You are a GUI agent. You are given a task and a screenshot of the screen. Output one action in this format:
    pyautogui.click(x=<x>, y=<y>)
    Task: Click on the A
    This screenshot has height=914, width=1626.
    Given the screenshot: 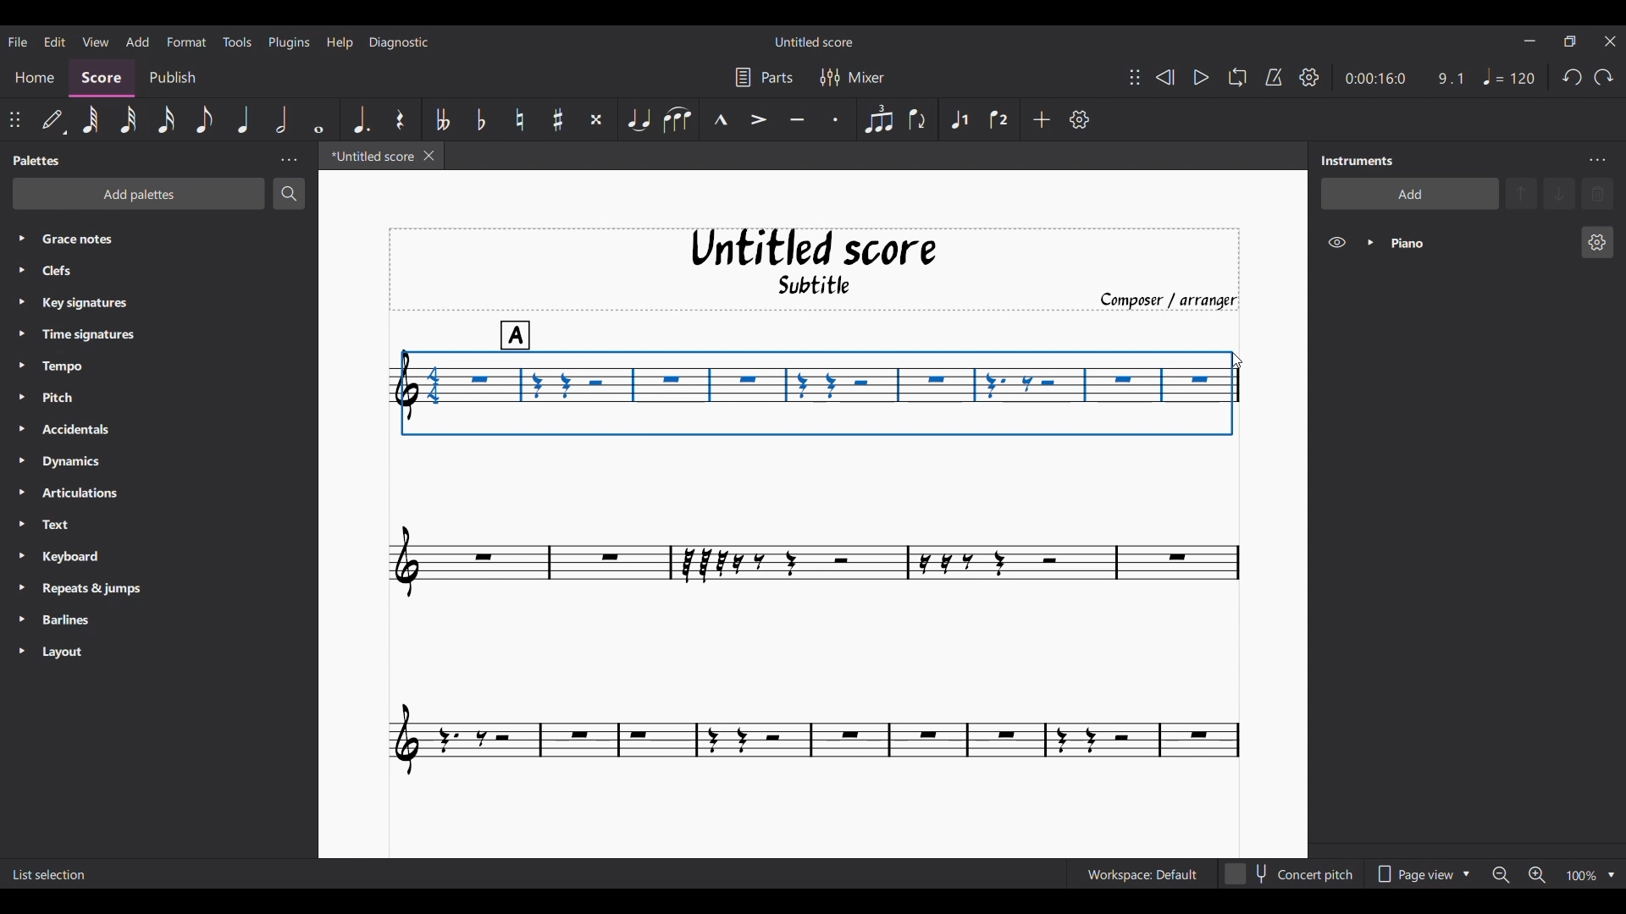 What is the action you would take?
    pyautogui.click(x=517, y=330)
    